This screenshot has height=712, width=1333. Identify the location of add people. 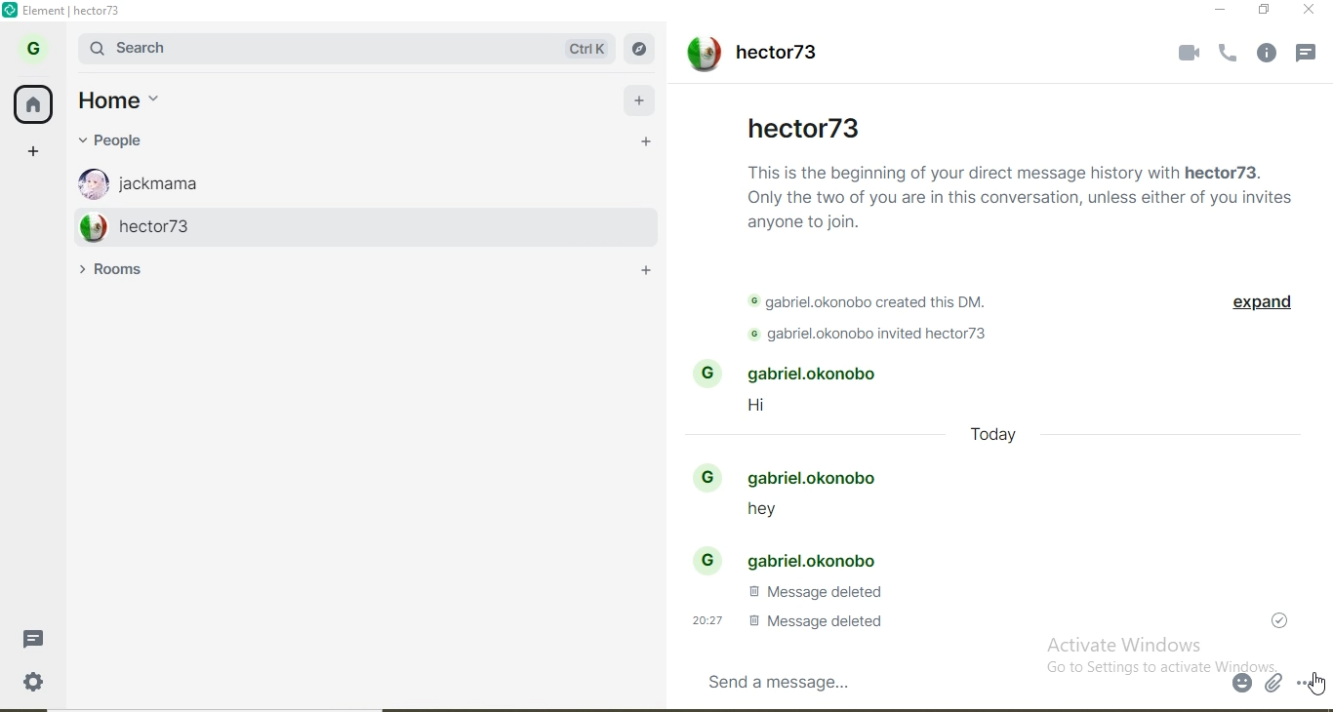
(646, 143).